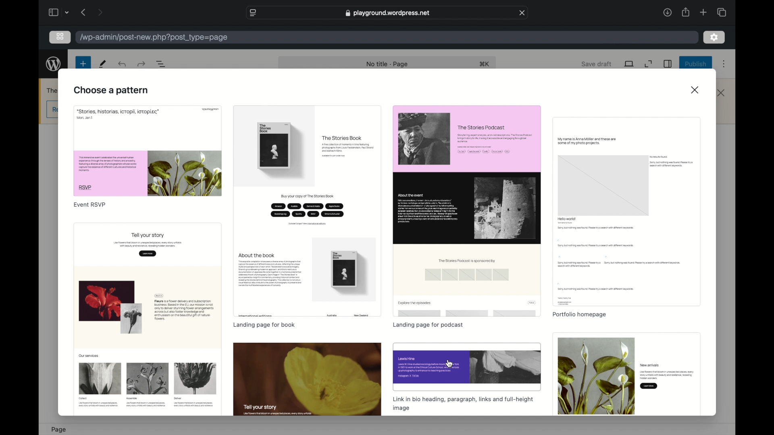 The height and width of the screenshot is (435, 774). I want to click on previous page, so click(83, 12).